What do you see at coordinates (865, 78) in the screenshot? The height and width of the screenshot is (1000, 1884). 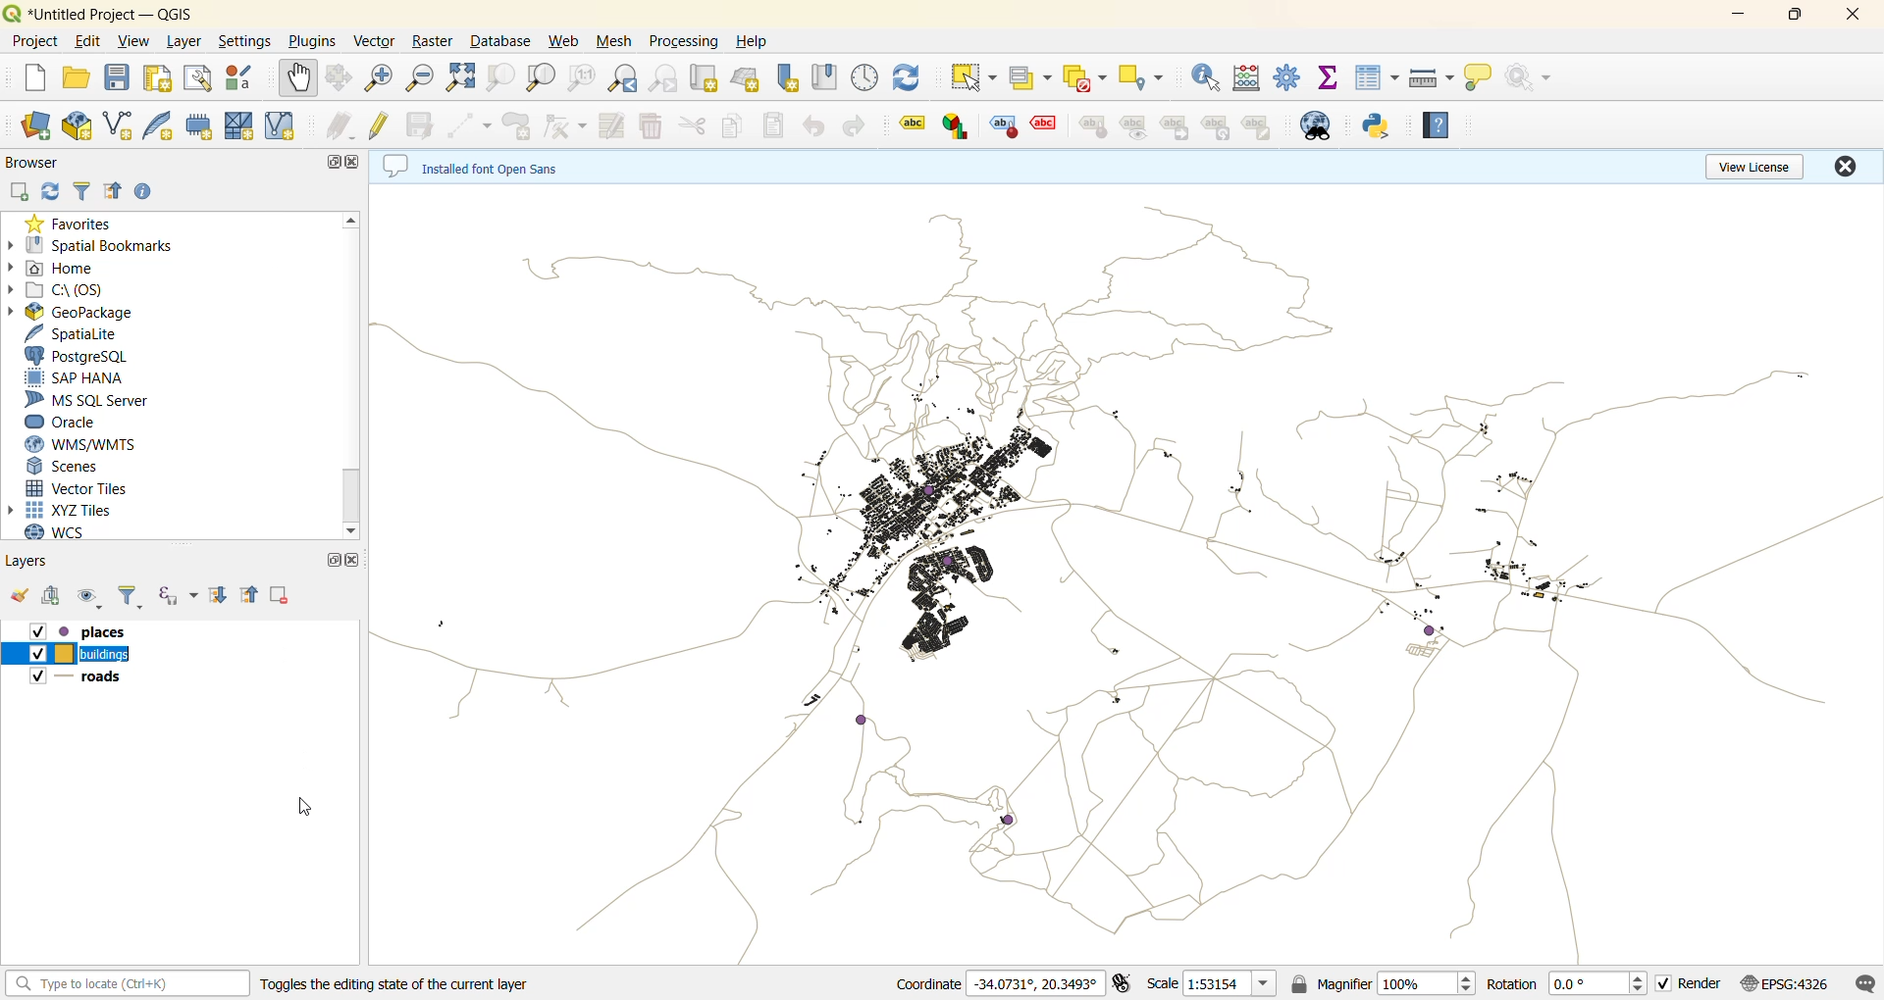 I see `control panel` at bounding box center [865, 78].